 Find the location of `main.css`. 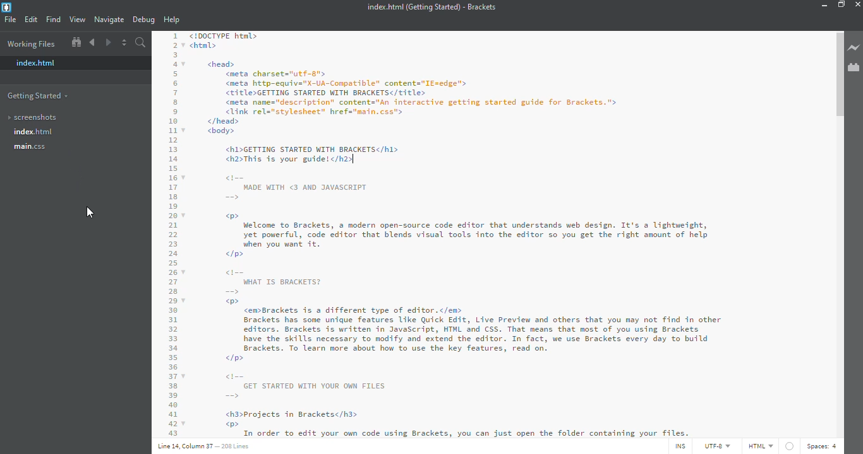

main.css is located at coordinates (39, 149).